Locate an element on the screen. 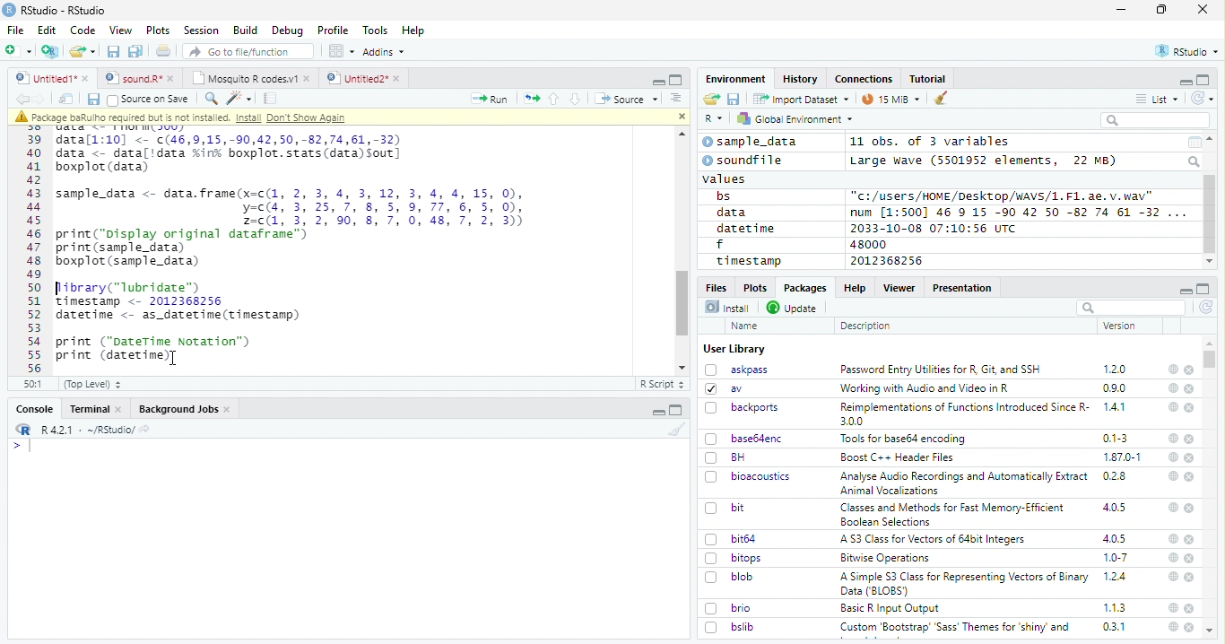  Custom ‘Bootstrap’ ‘Sass’ Themes for ‘shiny’ and is located at coordinates (955, 630).